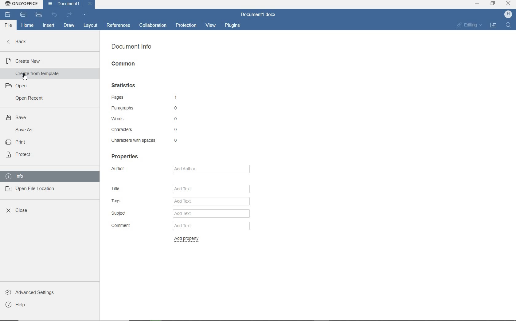 This screenshot has height=321, width=516. I want to click on undo, so click(55, 16).